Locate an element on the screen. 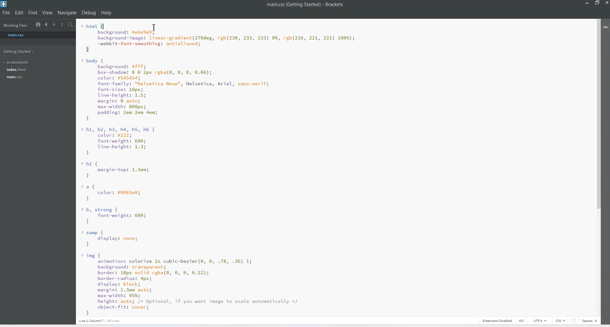  Show in the file tree is located at coordinates (38, 24).